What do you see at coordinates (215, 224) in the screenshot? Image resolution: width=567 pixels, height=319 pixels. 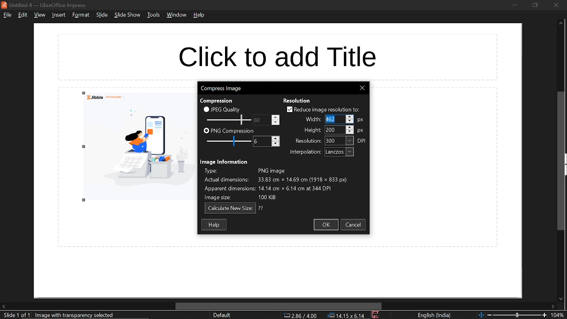 I see `help` at bounding box center [215, 224].